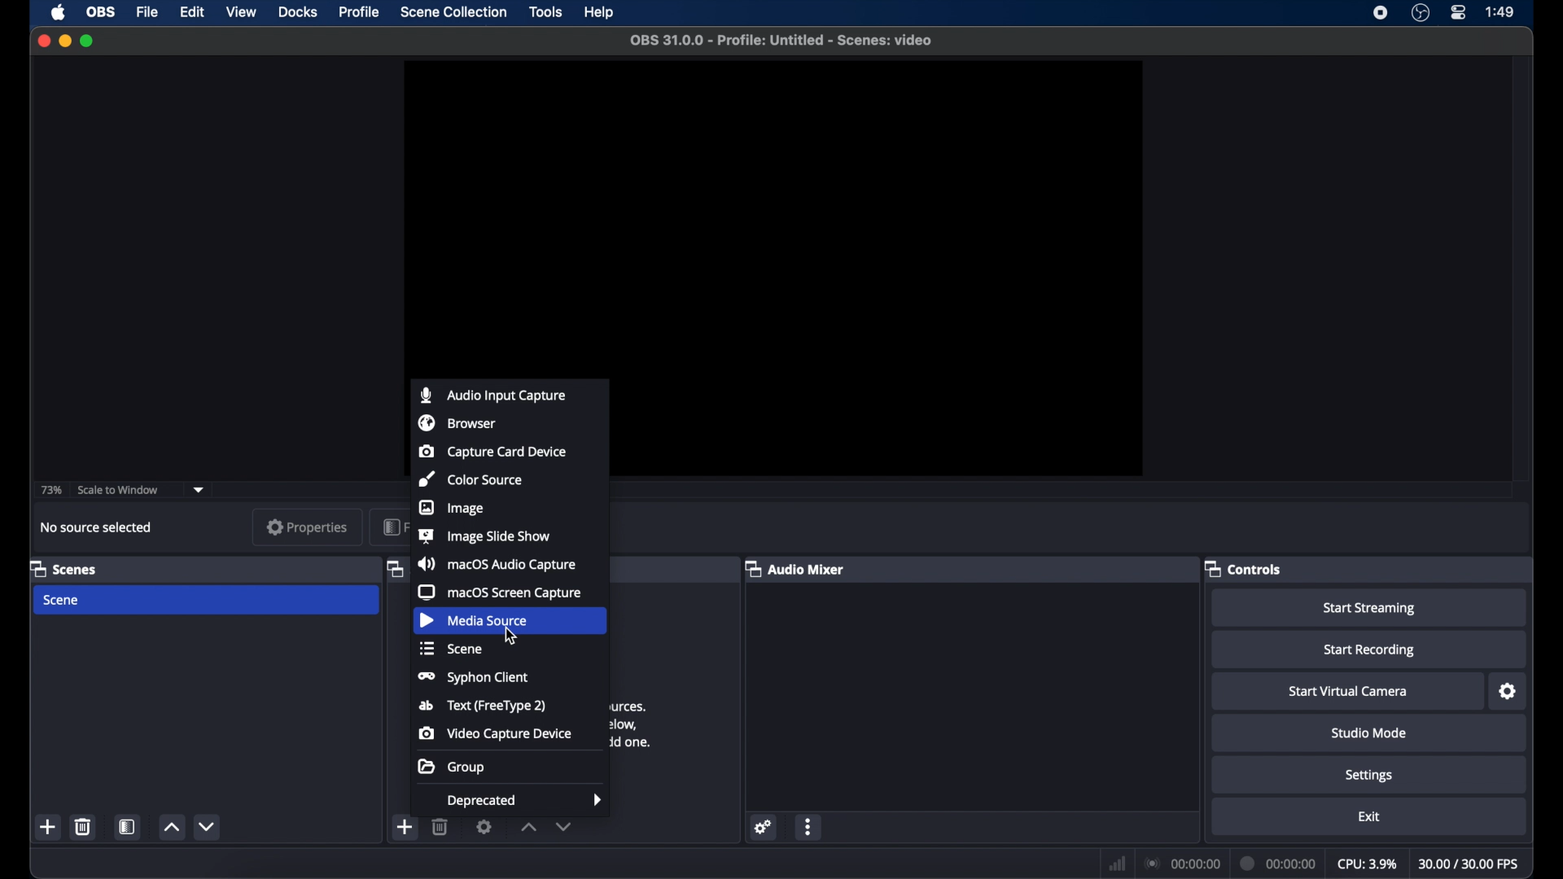  Describe the element at coordinates (453, 767) in the screenshot. I see `group` at that location.